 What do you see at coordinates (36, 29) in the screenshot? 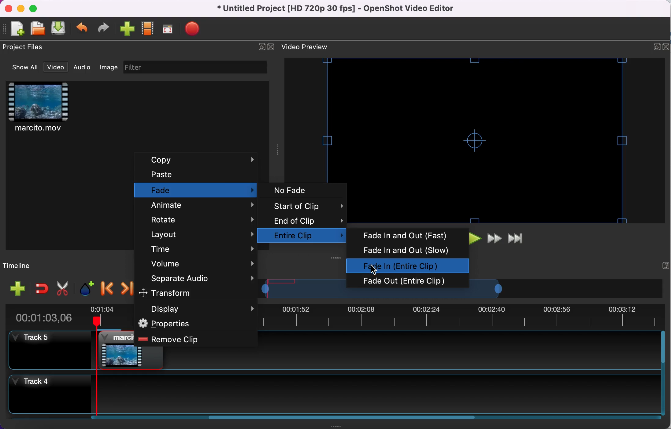
I see `open file` at bounding box center [36, 29].